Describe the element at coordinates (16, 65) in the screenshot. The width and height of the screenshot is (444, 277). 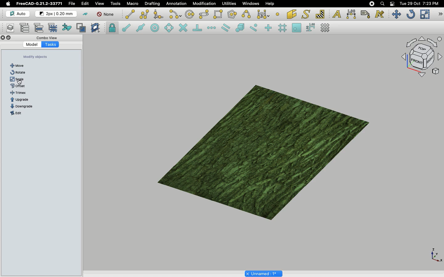
I see `Line` at that location.